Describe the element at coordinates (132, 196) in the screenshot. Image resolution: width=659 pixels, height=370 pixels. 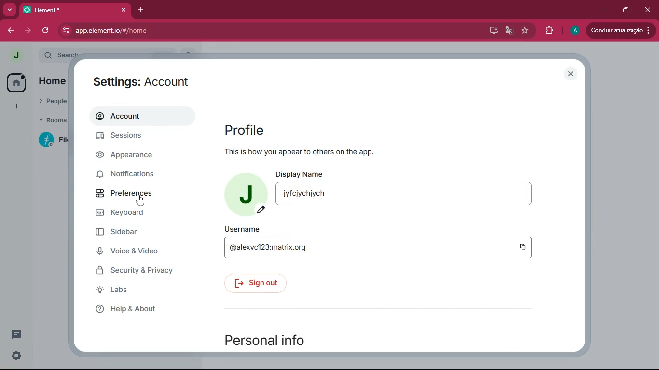
I see `preferences` at that location.